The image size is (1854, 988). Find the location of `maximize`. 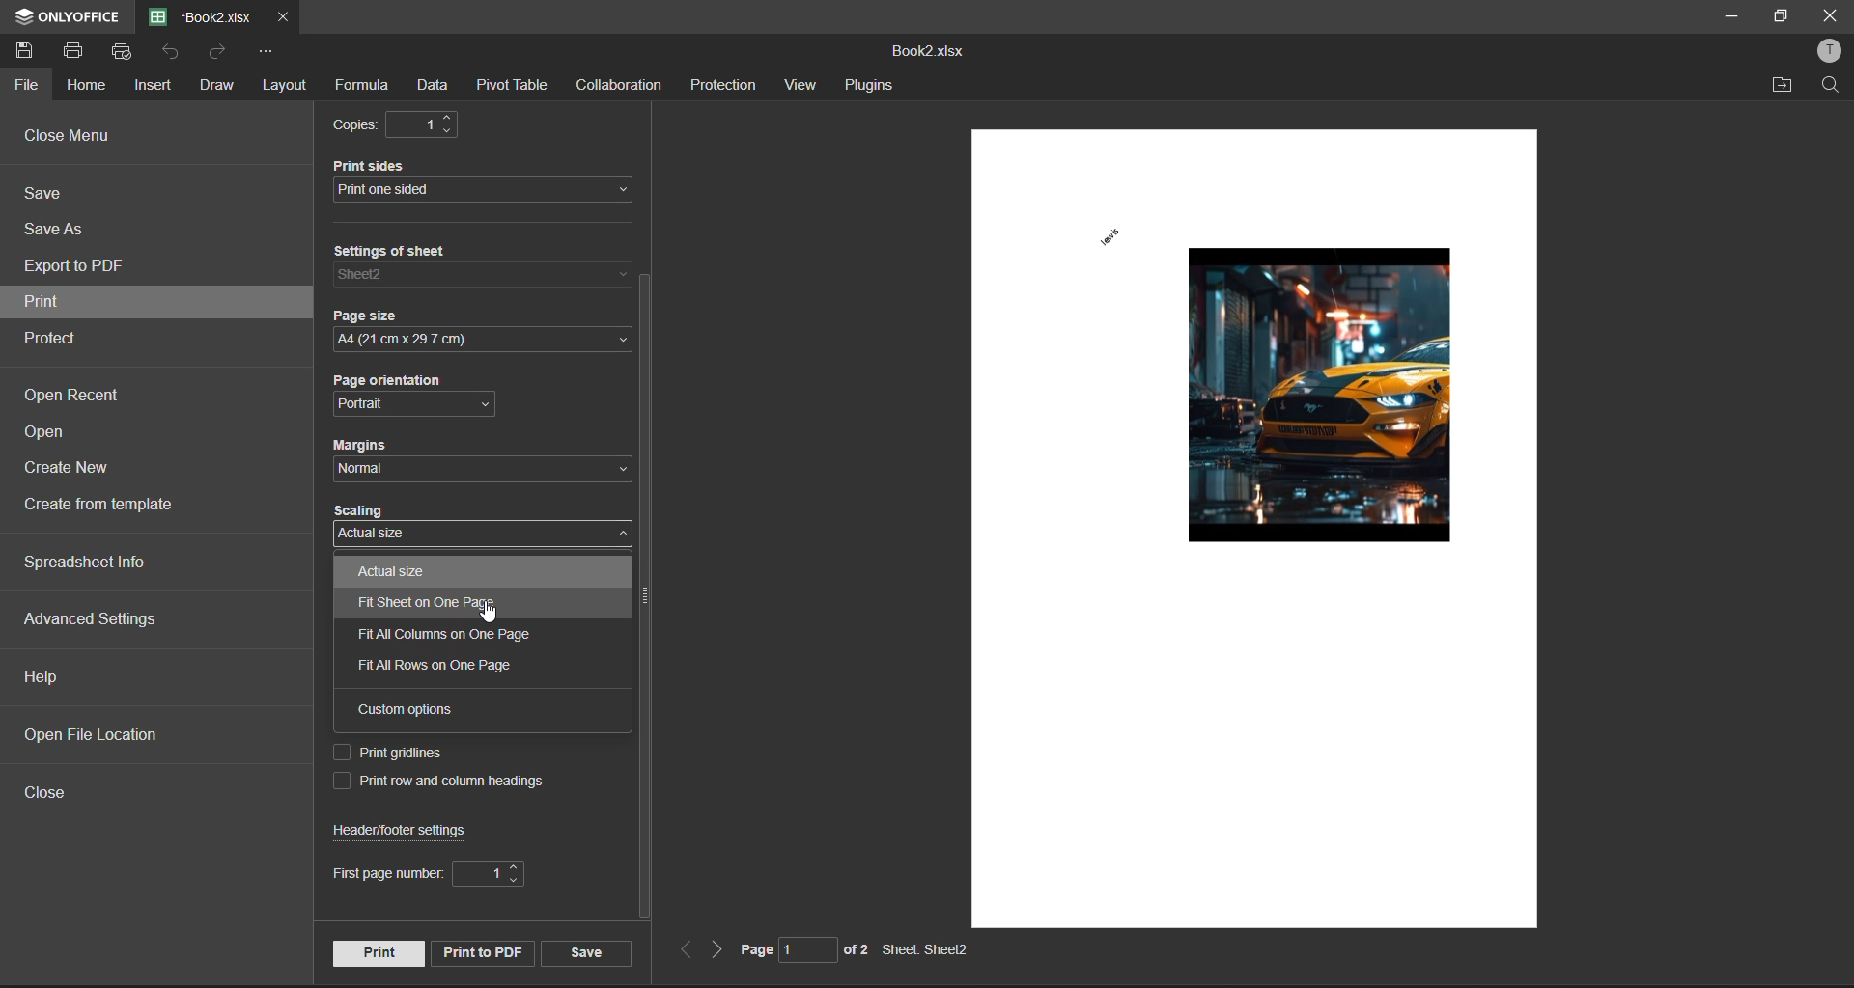

maximize is located at coordinates (1778, 17).